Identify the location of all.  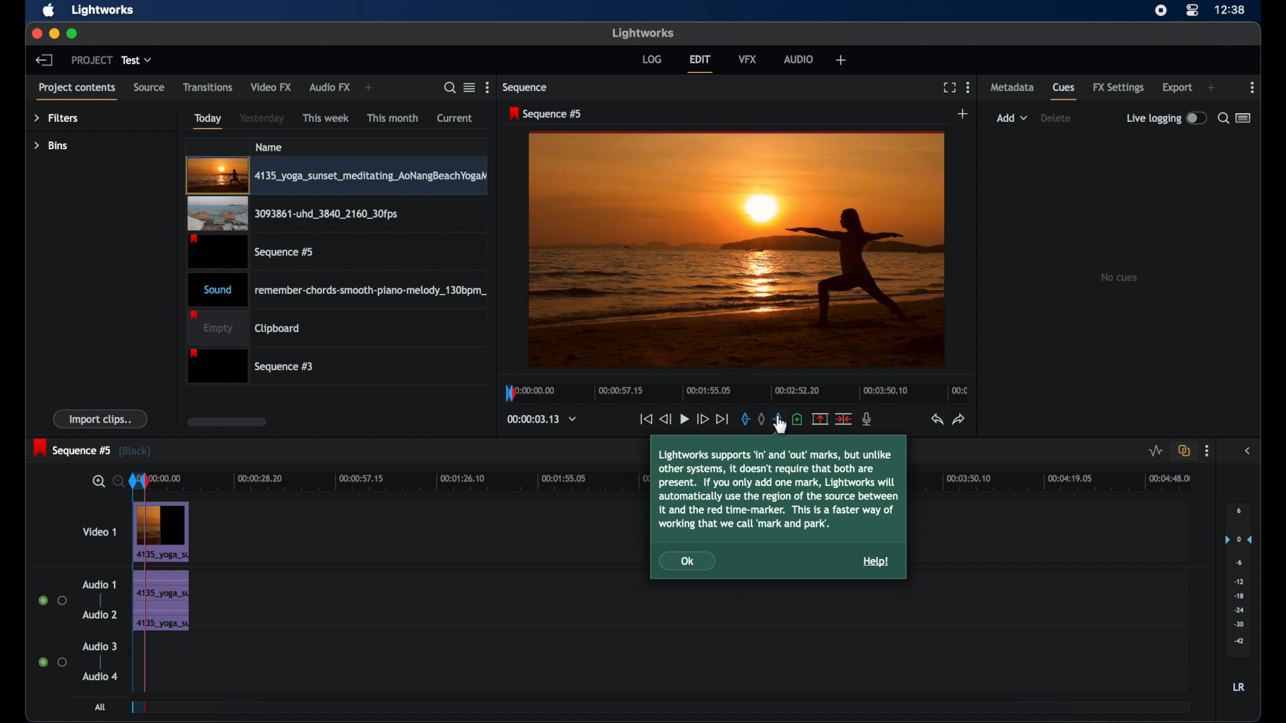
(101, 705).